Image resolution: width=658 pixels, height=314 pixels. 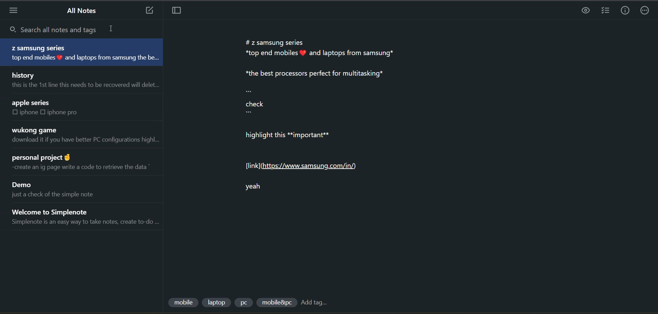 What do you see at coordinates (85, 221) in the screenshot?
I see `Simplenote is an easy way to take notes, create to-do ...` at bounding box center [85, 221].